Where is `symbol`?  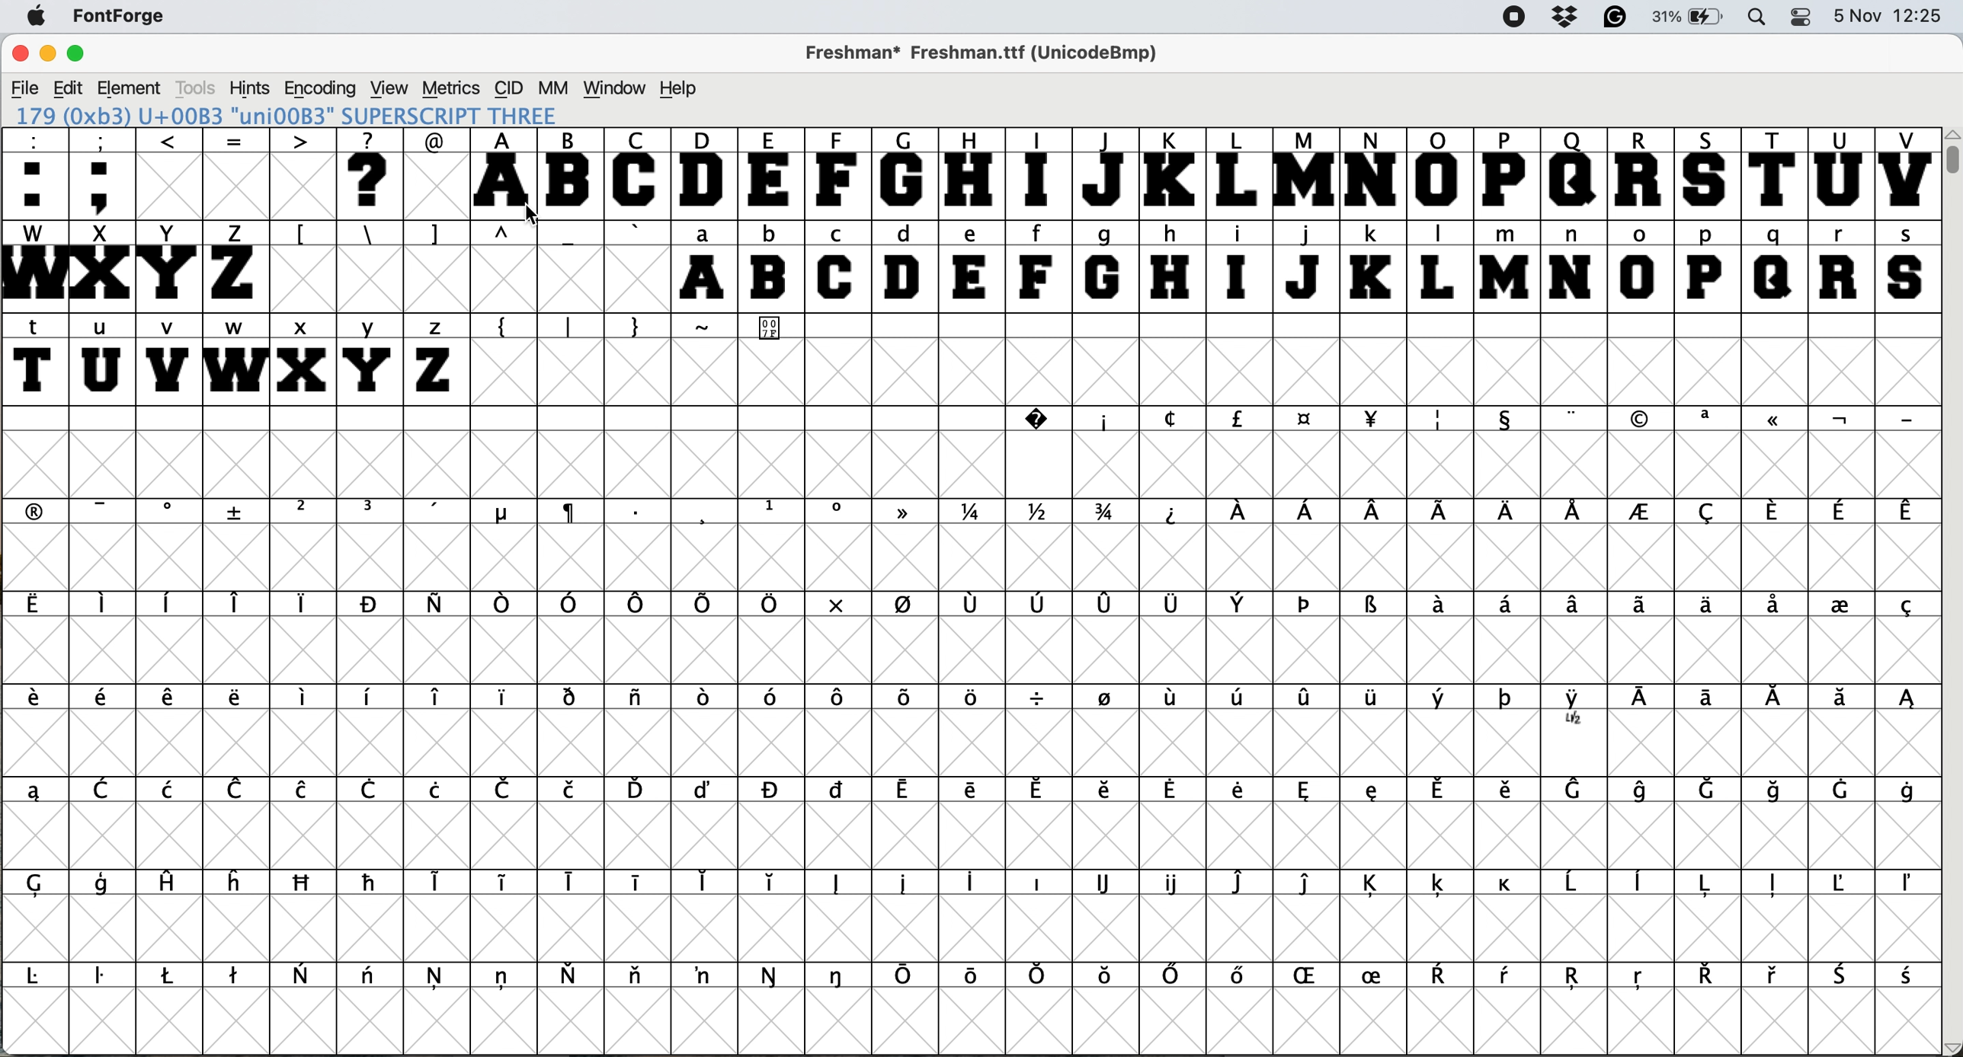
symbol is located at coordinates (1240, 607).